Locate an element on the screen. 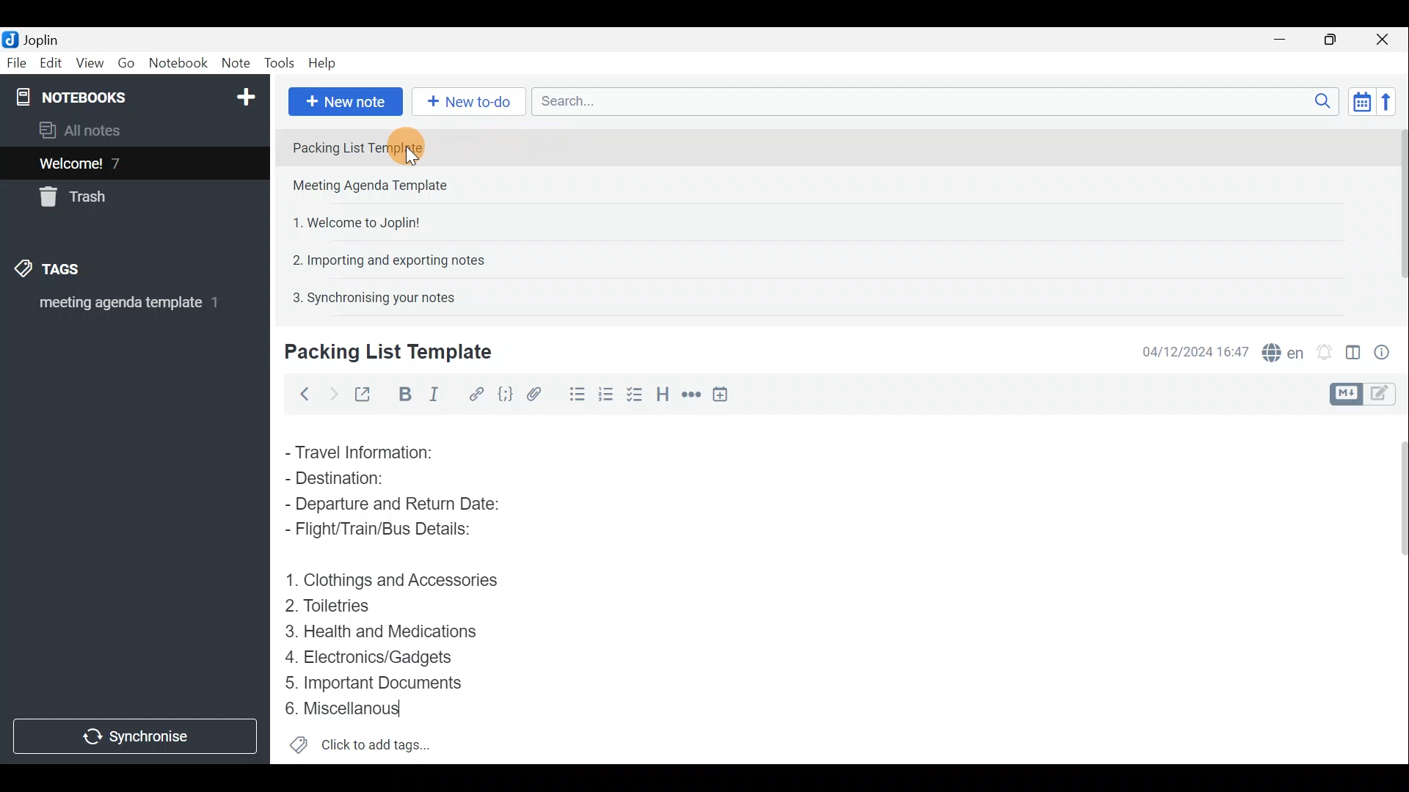  New to-do is located at coordinates (470, 102).